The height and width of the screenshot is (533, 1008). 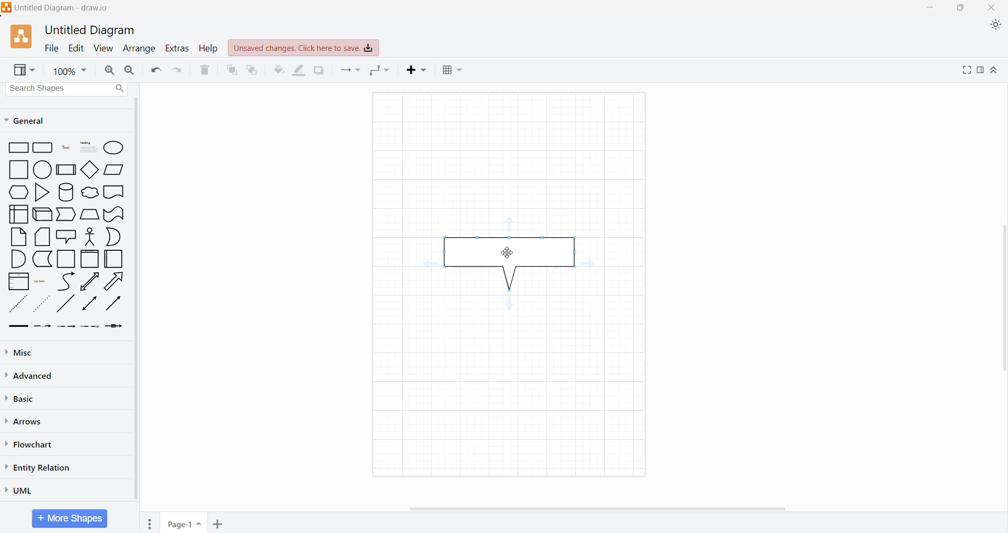 What do you see at coordinates (68, 89) in the screenshot?
I see `Search Shapes` at bounding box center [68, 89].